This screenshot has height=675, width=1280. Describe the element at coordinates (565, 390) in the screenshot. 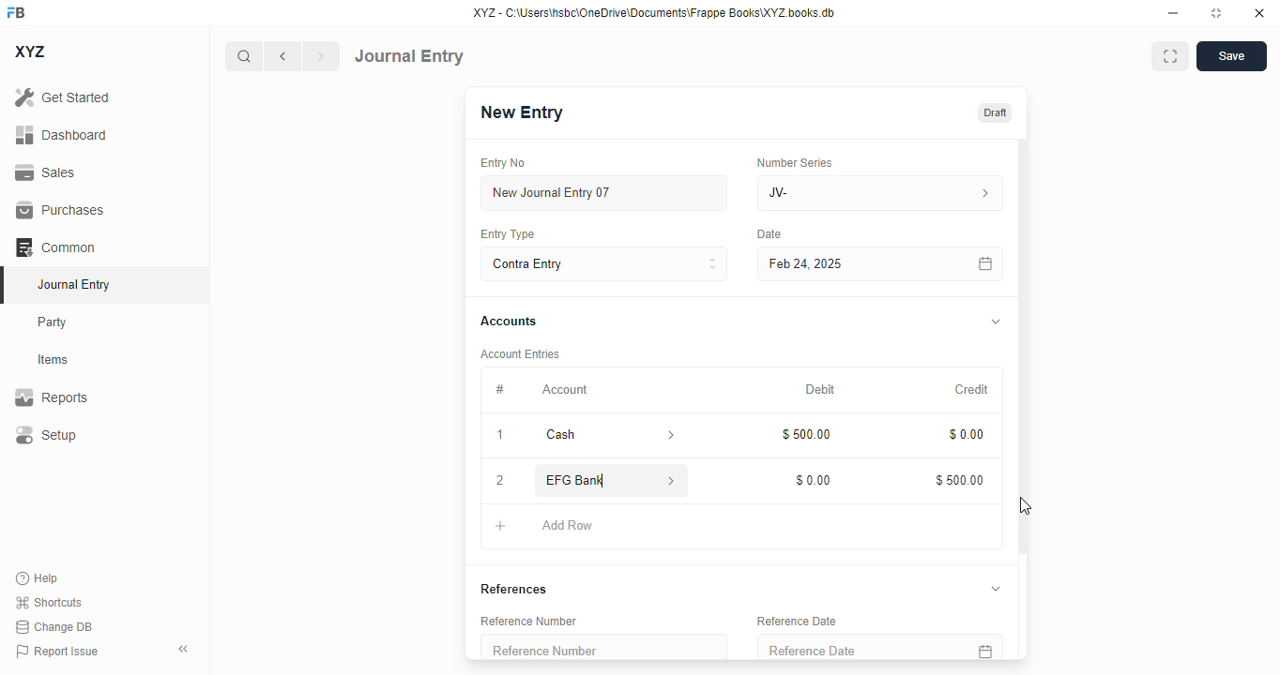

I see `account` at that location.